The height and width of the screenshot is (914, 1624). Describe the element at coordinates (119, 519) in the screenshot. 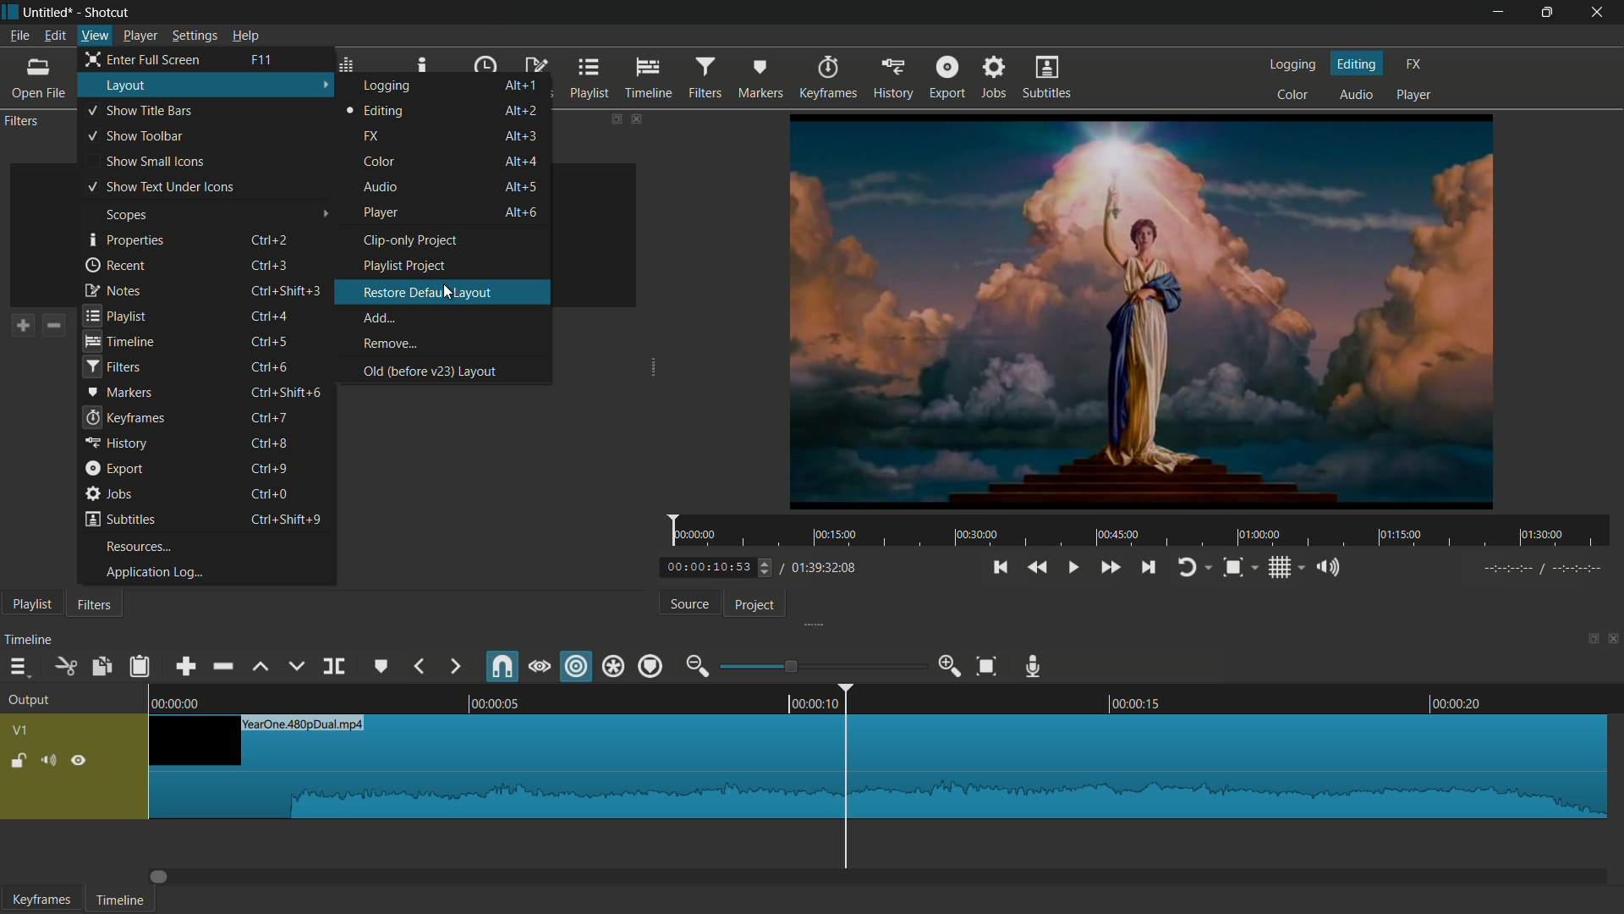

I see `subtitles` at that location.